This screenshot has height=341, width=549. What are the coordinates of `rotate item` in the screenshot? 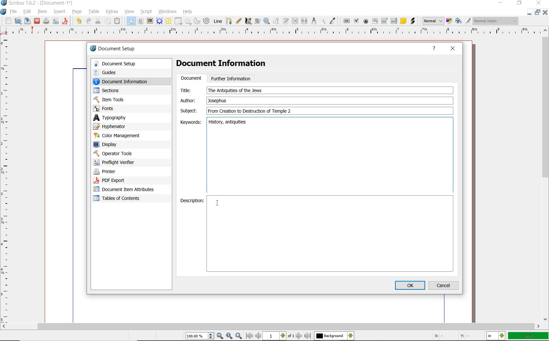 It's located at (258, 22).